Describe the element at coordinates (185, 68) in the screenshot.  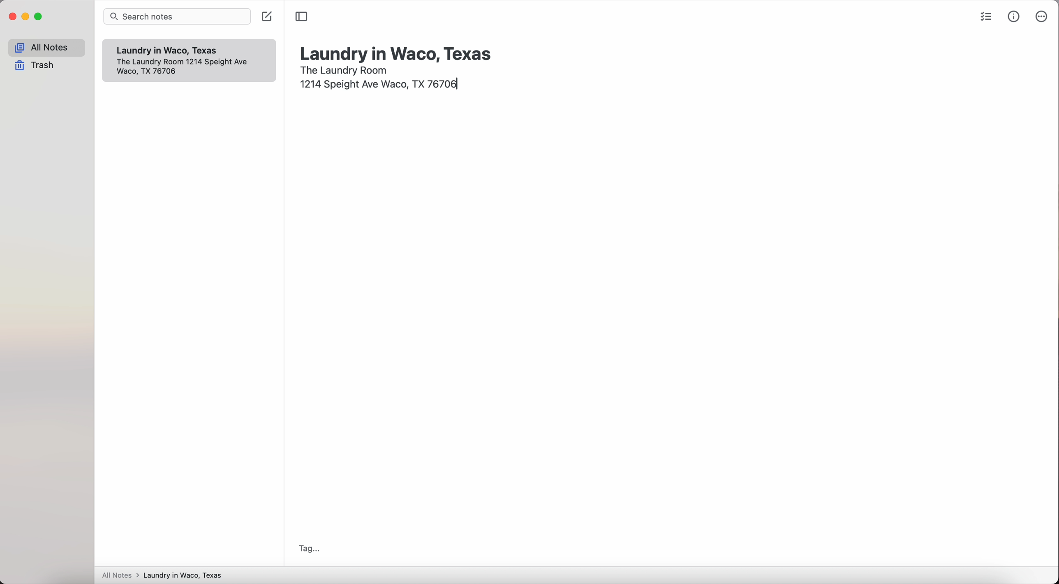
I see `1214 Speight Ave Waco, TX 76706` at that location.